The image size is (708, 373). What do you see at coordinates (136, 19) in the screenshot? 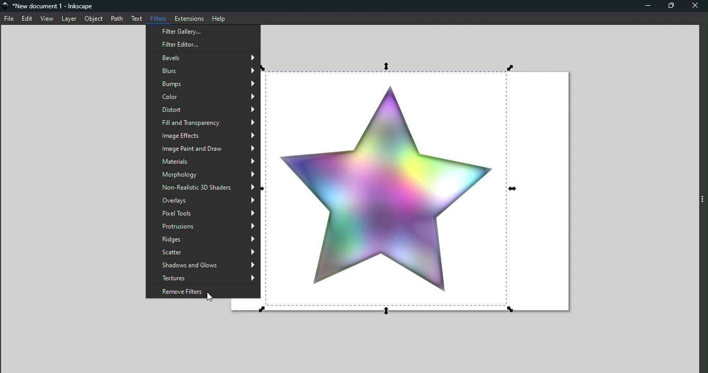
I see `Text` at bounding box center [136, 19].